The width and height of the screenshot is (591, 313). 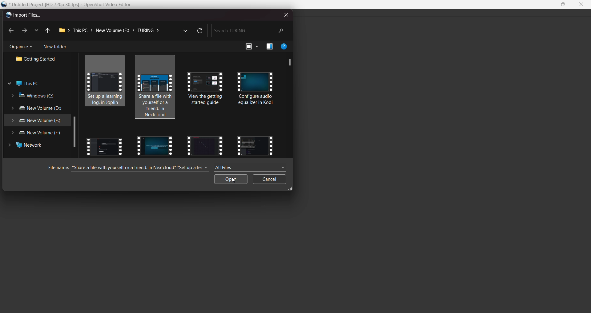 I want to click on scroll bar, so click(x=74, y=133).